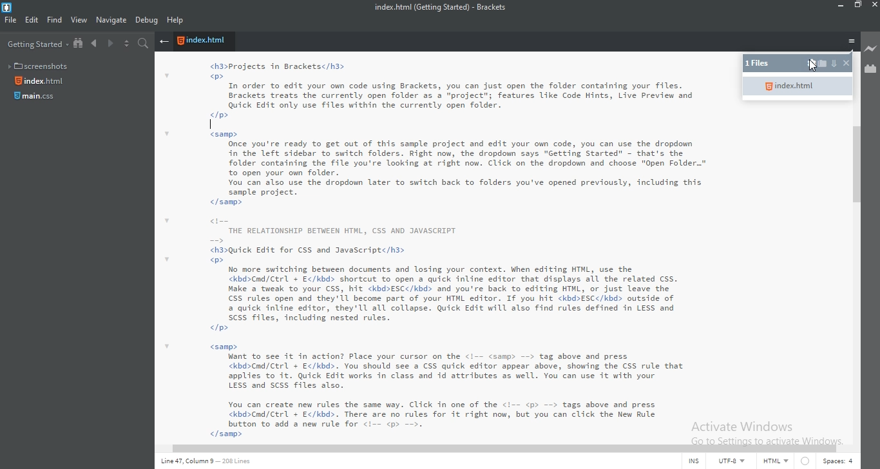  Describe the element at coordinates (147, 21) in the screenshot. I see `Debug` at that location.